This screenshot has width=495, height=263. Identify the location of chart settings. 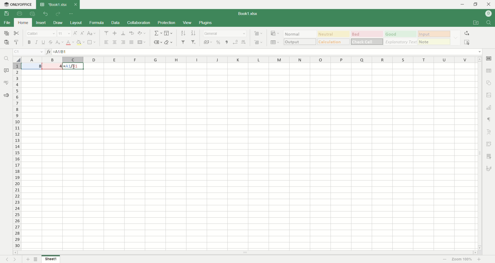
(490, 108).